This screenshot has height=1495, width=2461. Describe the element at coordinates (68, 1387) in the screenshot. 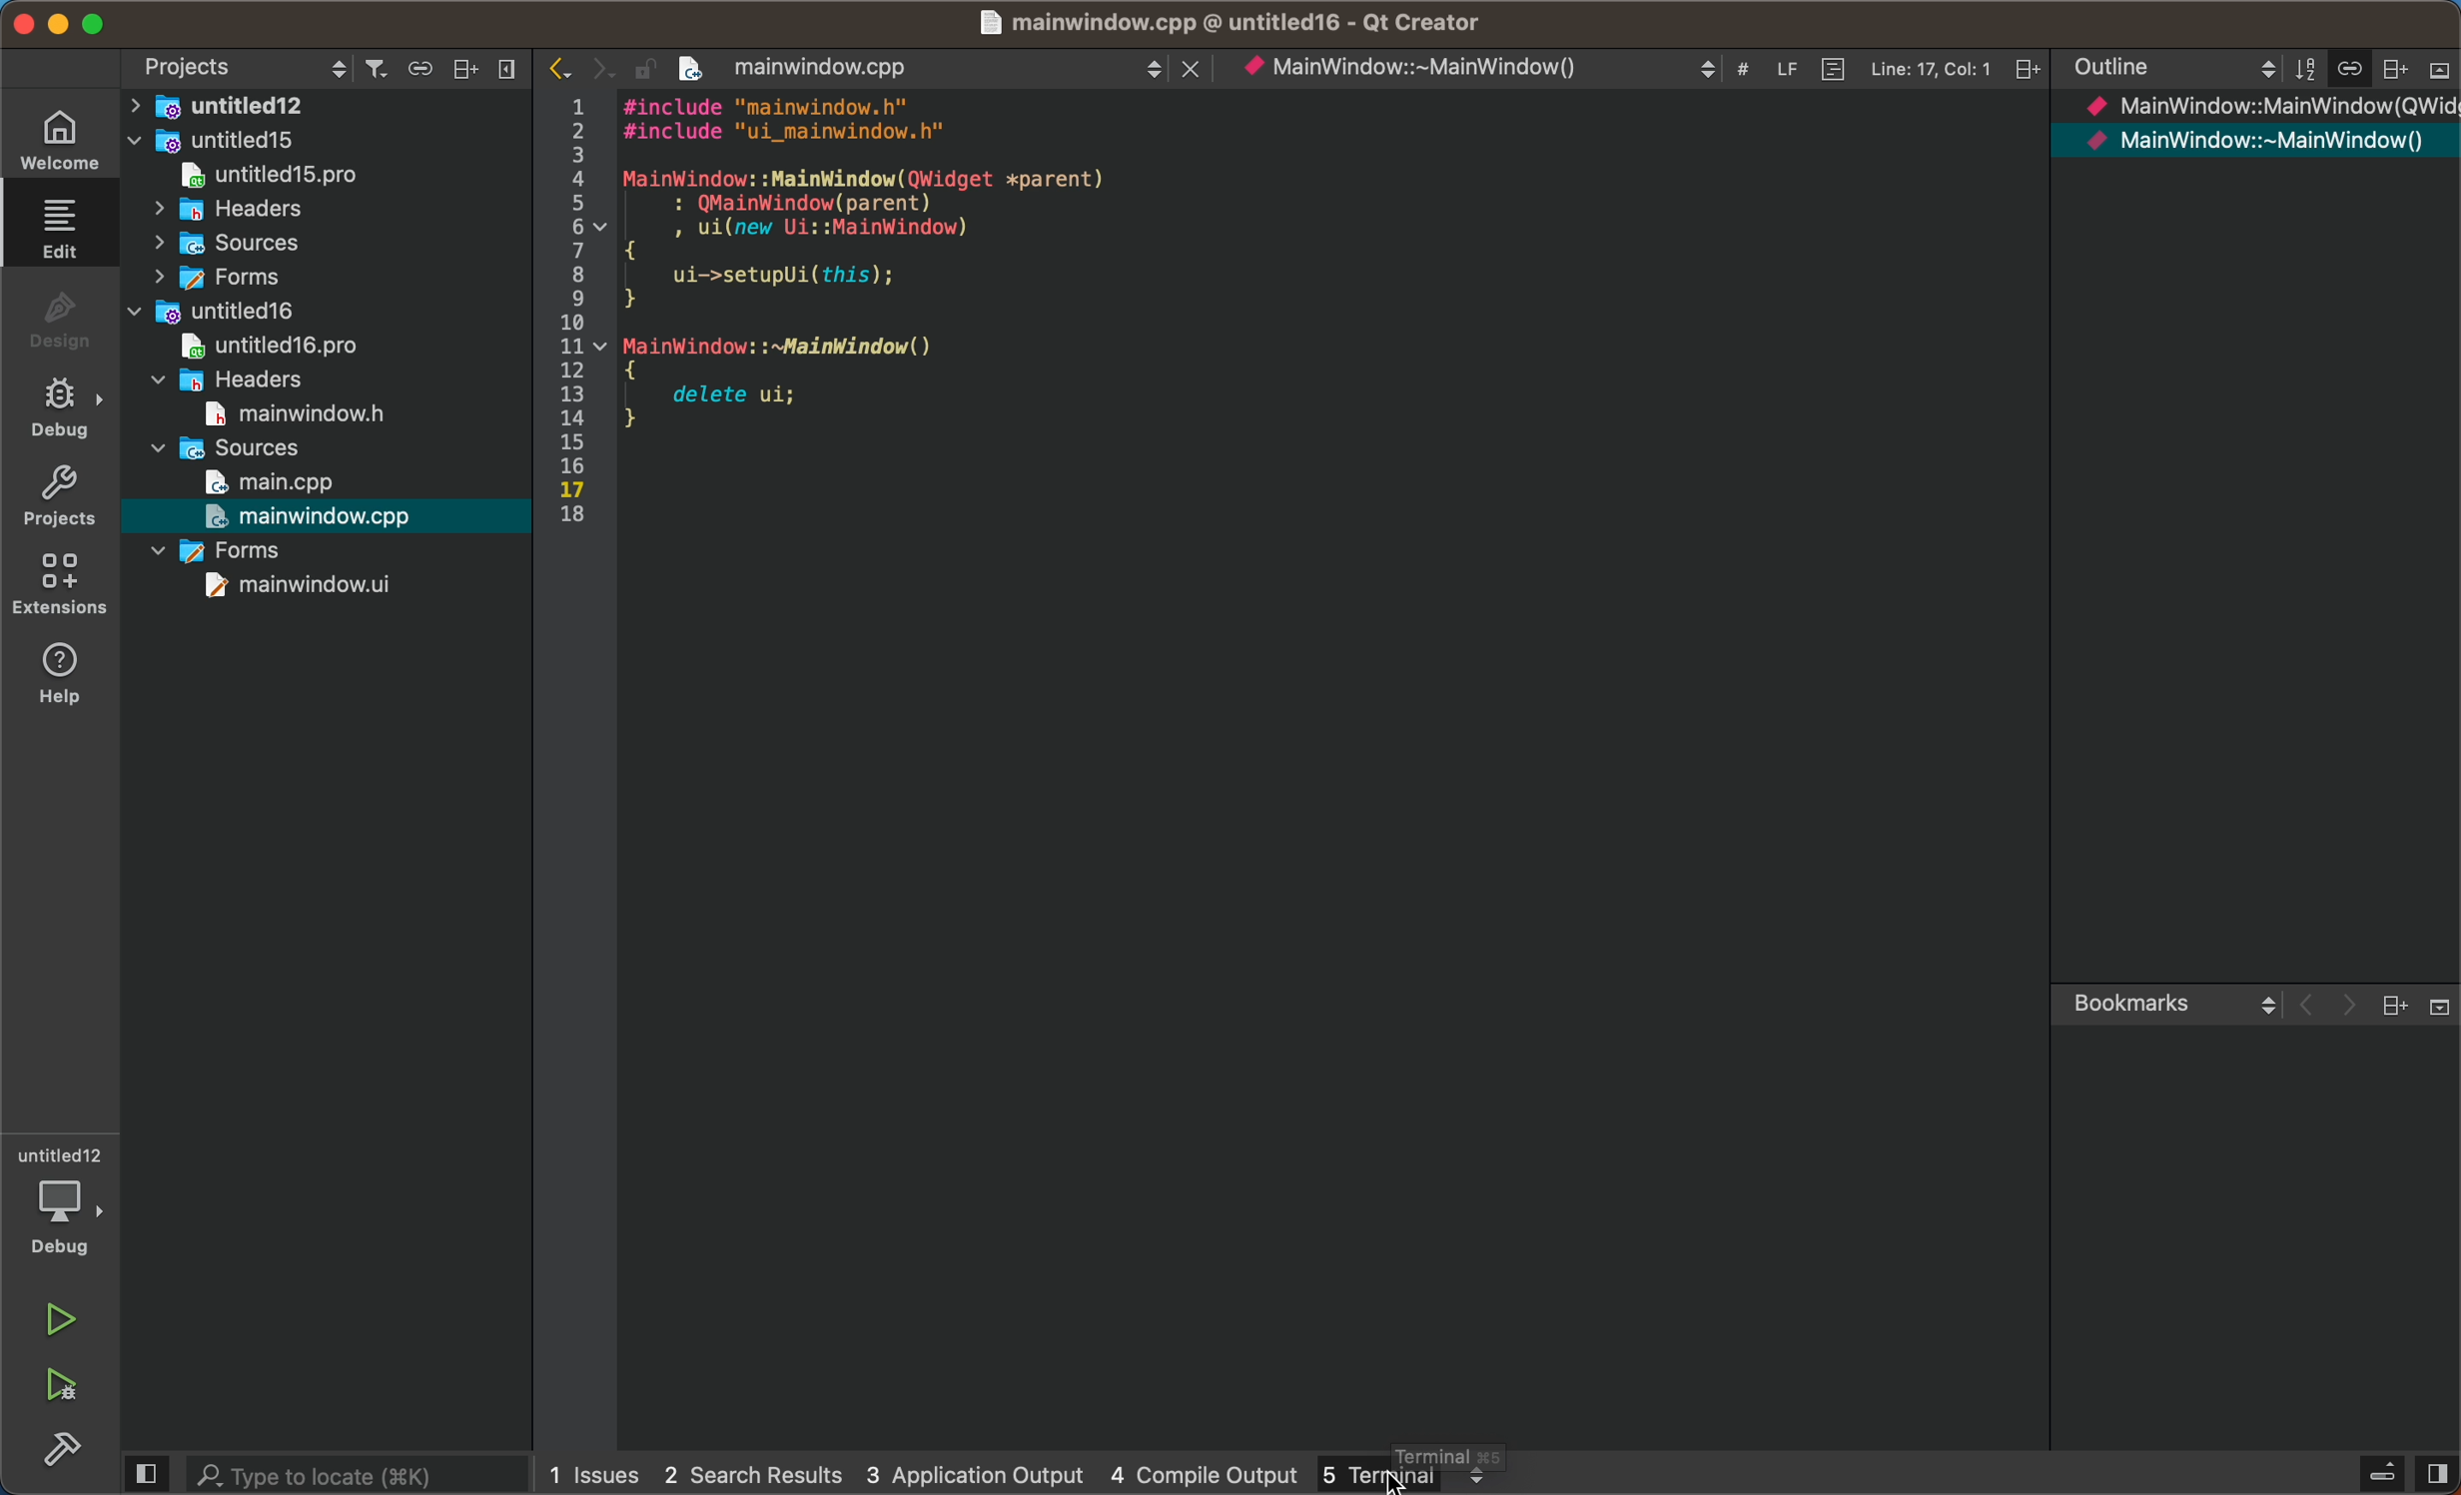

I see `run and debug` at that location.